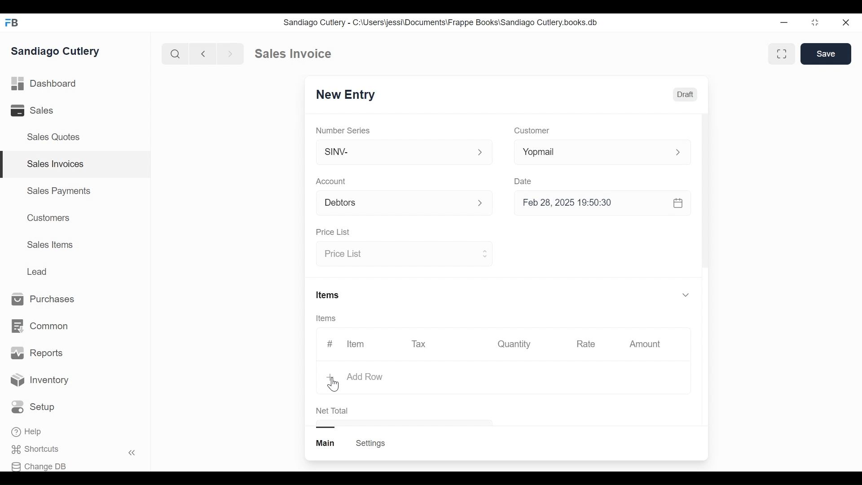  What do you see at coordinates (12, 22) in the screenshot?
I see `FB logo` at bounding box center [12, 22].